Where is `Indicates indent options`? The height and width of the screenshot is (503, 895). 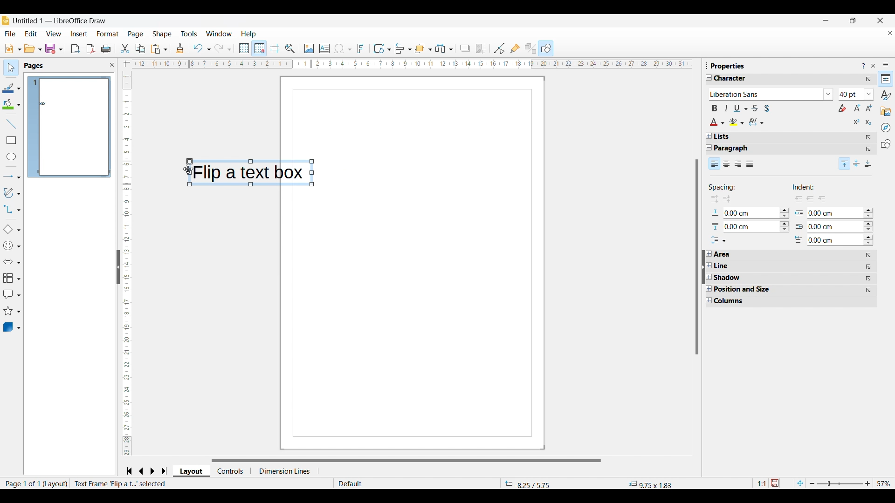
Indicates indent options is located at coordinates (810, 188).